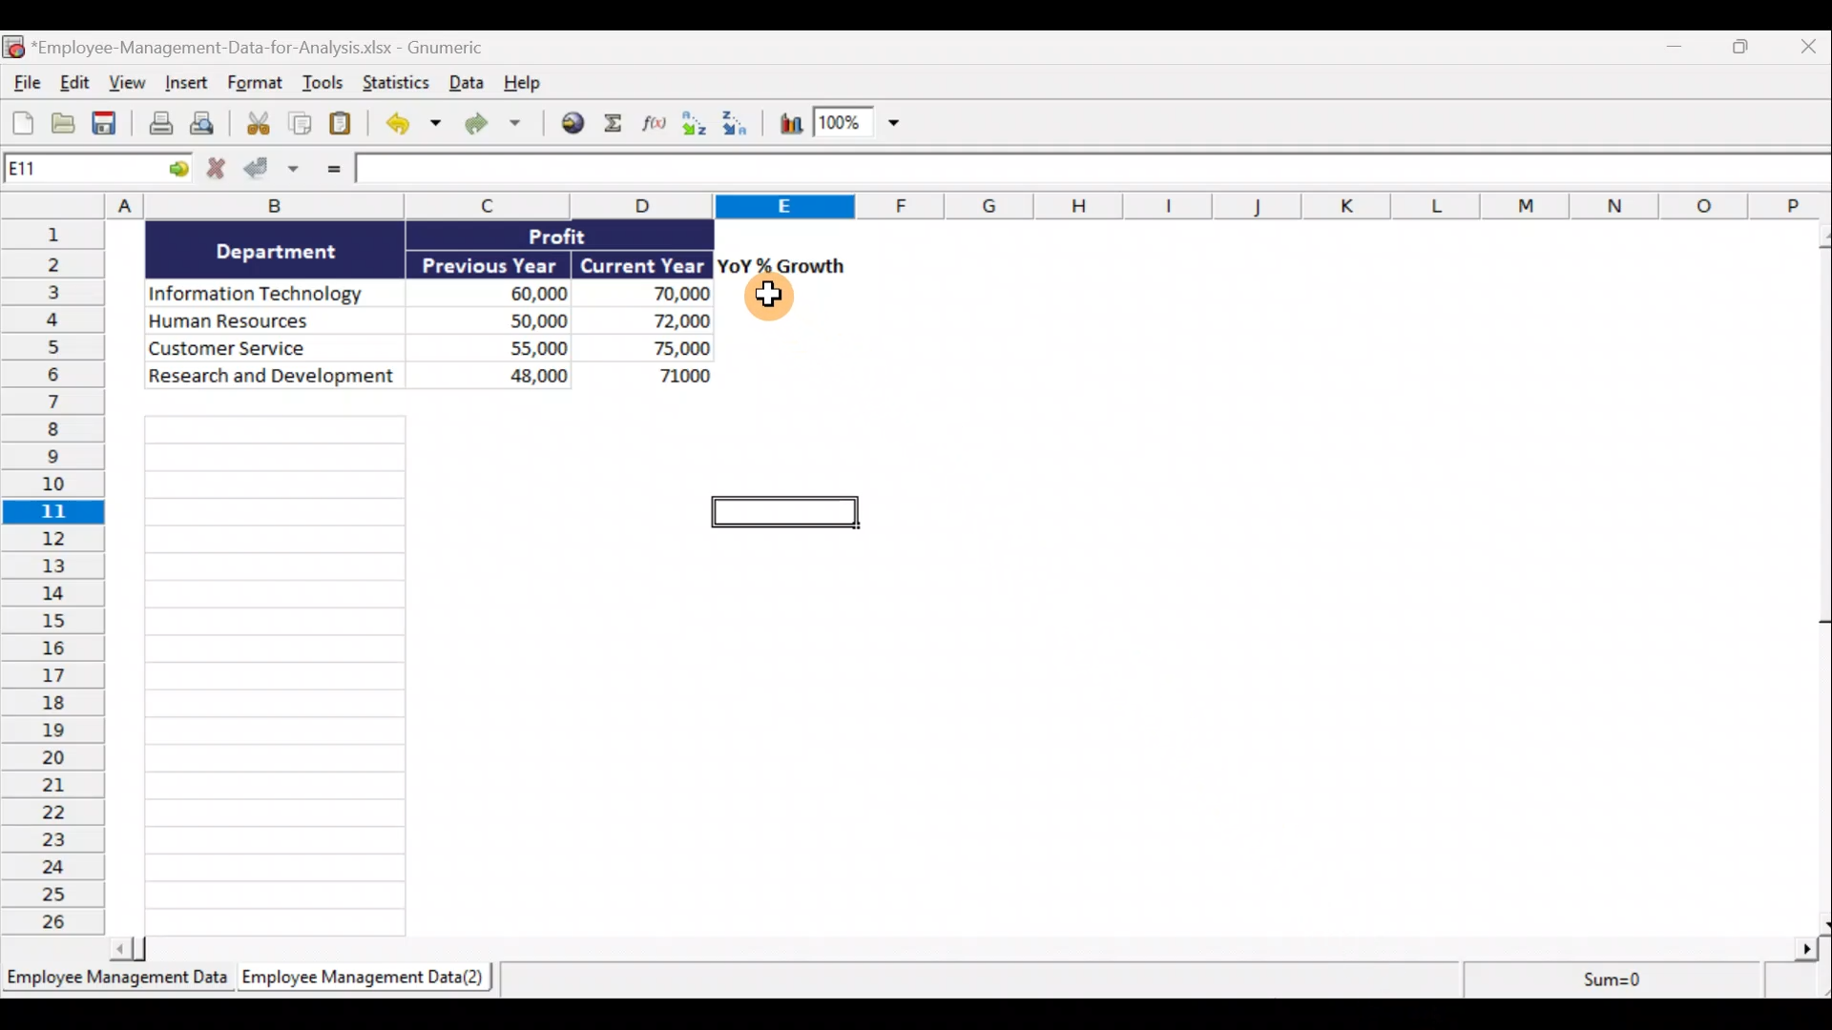 This screenshot has height=1030, width=1832. What do you see at coordinates (782, 265) in the screenshot?
I see `YoY% Growth` at bounding box center [782, 265].